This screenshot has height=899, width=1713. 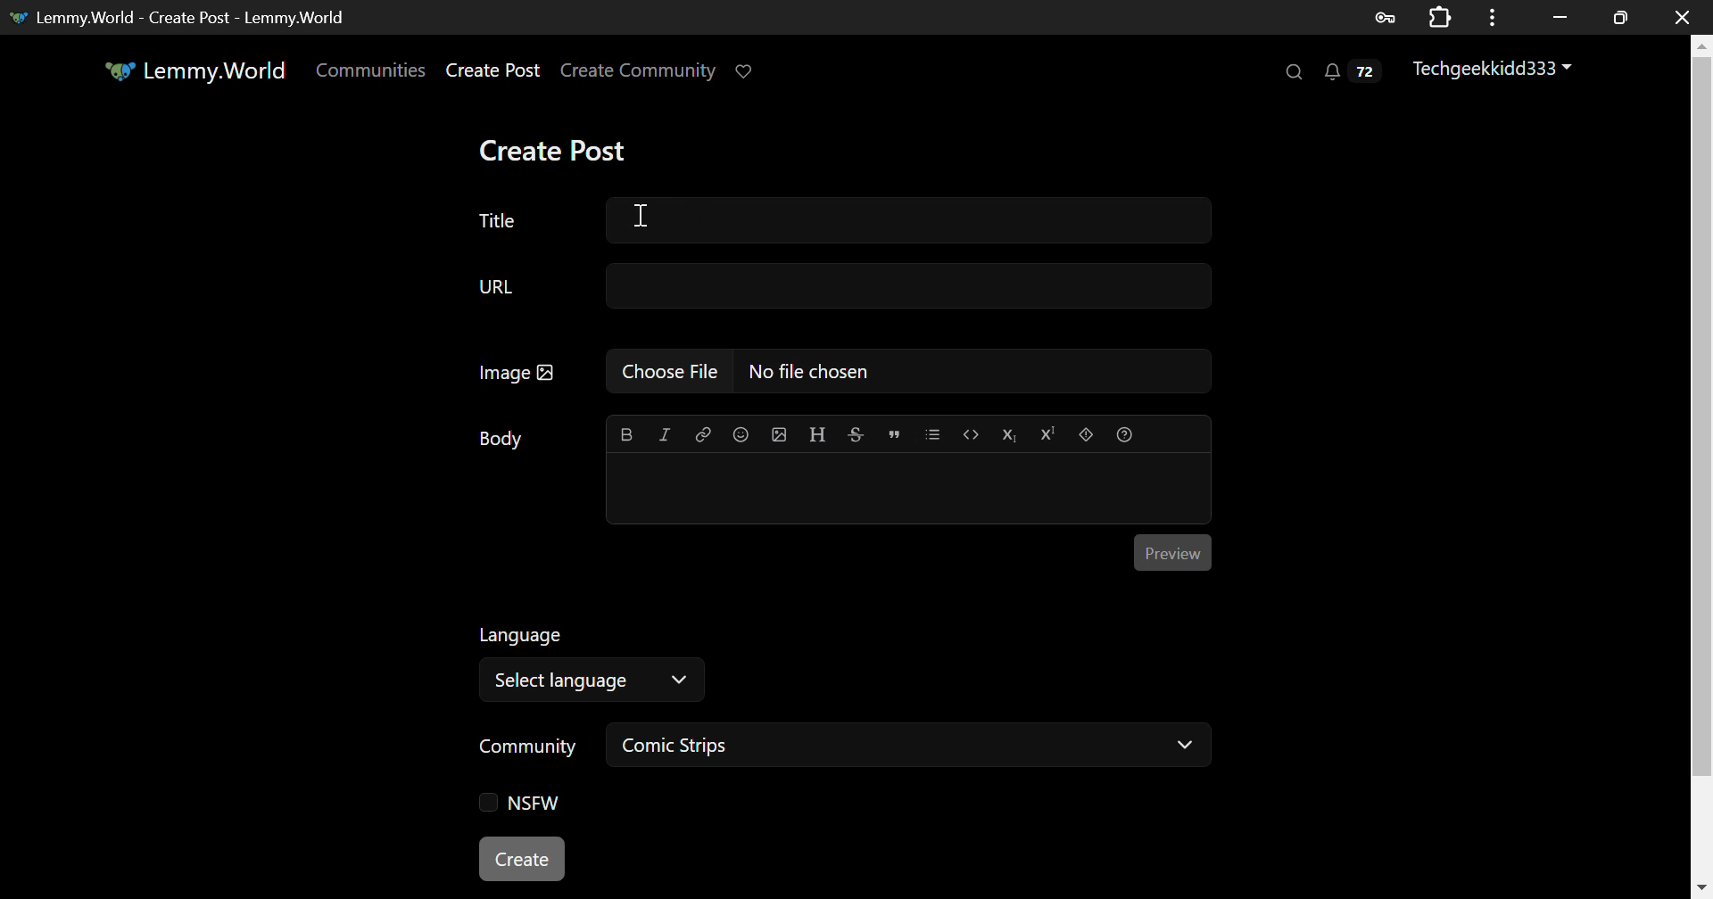 What do you see at coordinates (703, 435) in the screenshot?
I see `Link` at bounding box center [703, 435].